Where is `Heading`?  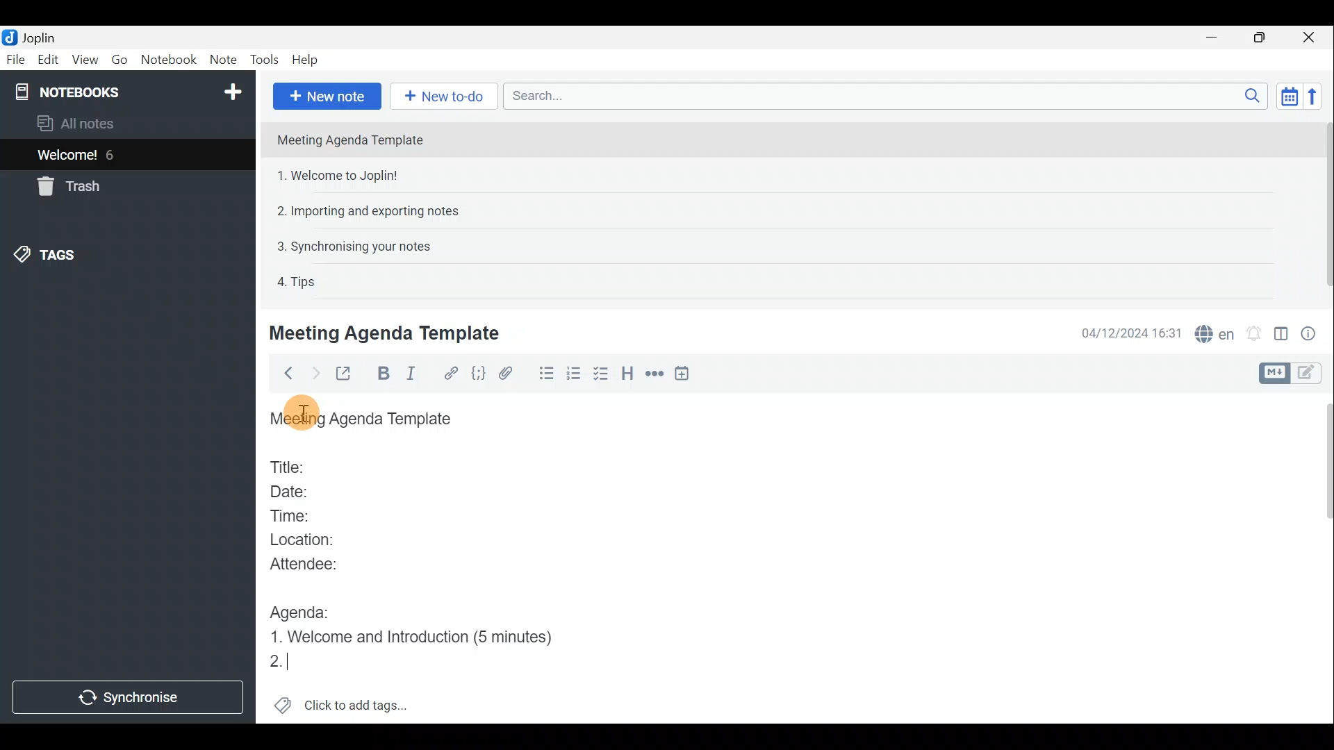
Heading is located at coordinates (627, 378).